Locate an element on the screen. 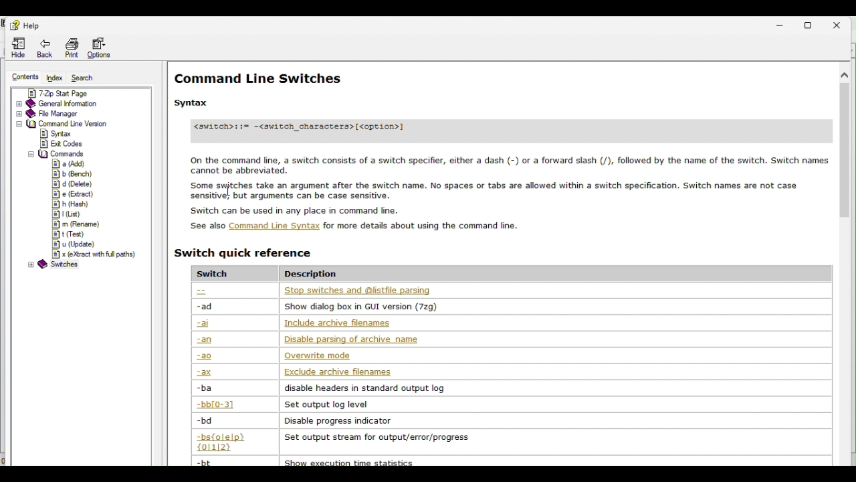 This screenshot has width=856, height=482. -an is located at coordinates (211, 341).